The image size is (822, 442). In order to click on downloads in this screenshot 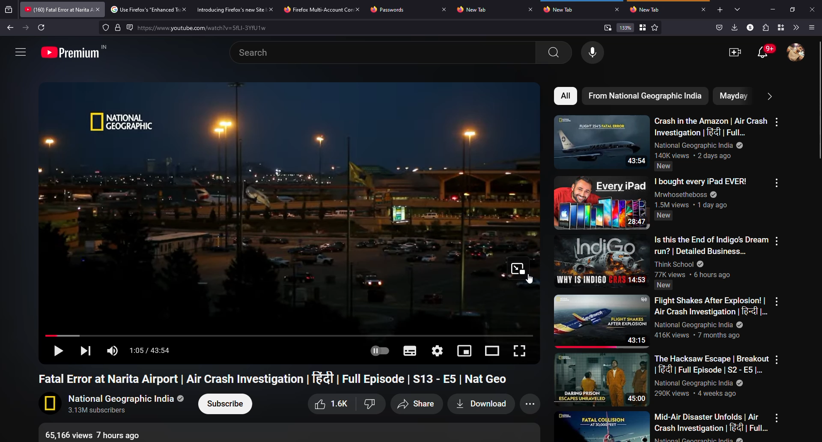, I will do `click(734, 27)`.